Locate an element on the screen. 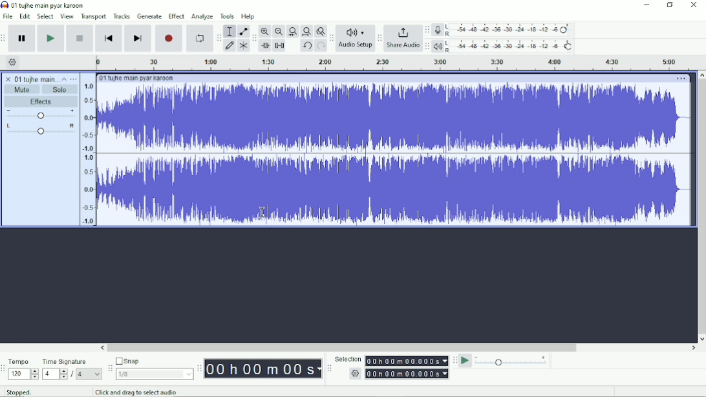  Share Audio is located at coordinates (403, 39).